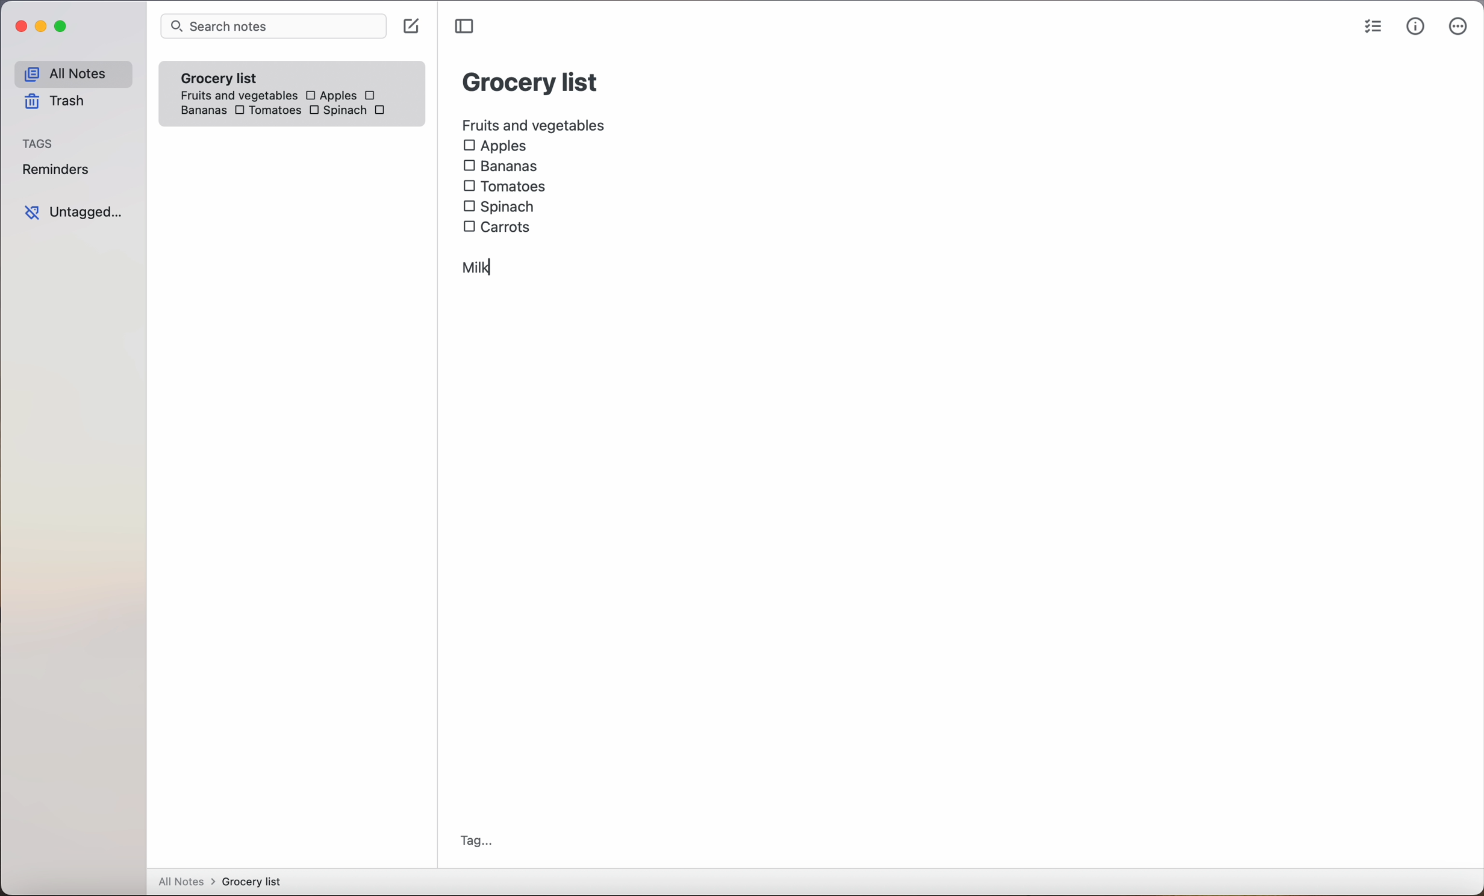  What do you see at coordinates (500, 207) in the screenshot?
I see `Spinach checkbox` at bounding box center [500, 207].